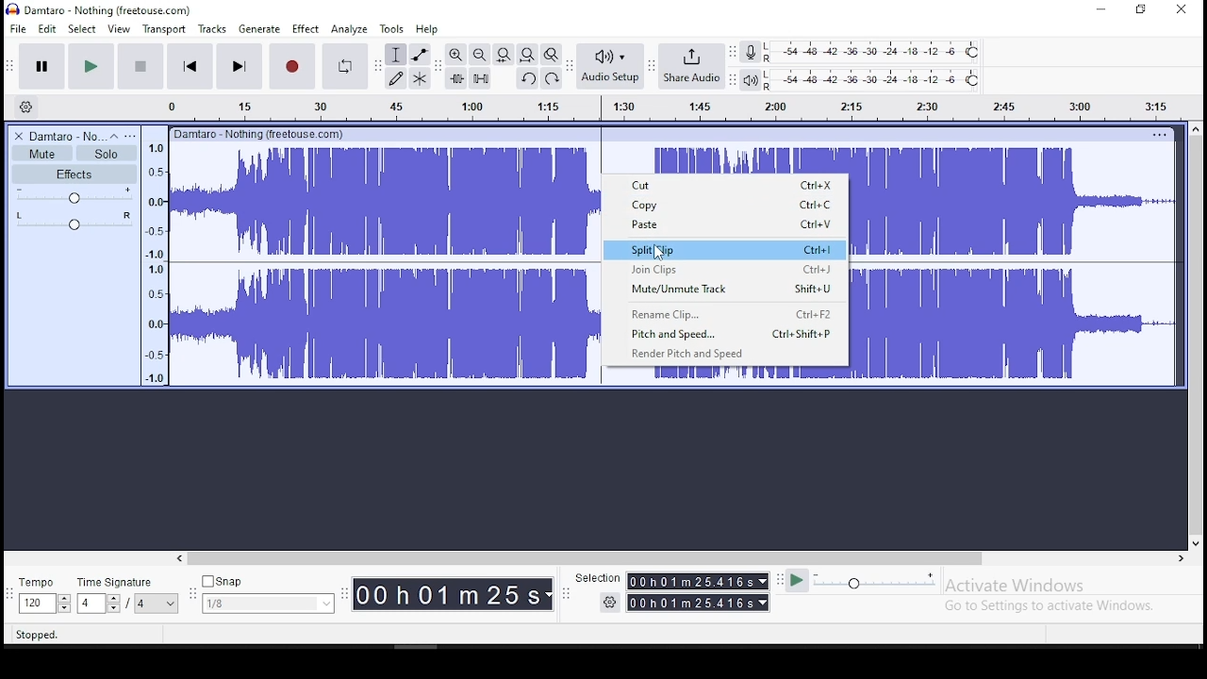  What do you see at coordinates (733, 313) in the screenshot?
I see `Rename clip ctrl+f2` at bounding box center [733, 313].